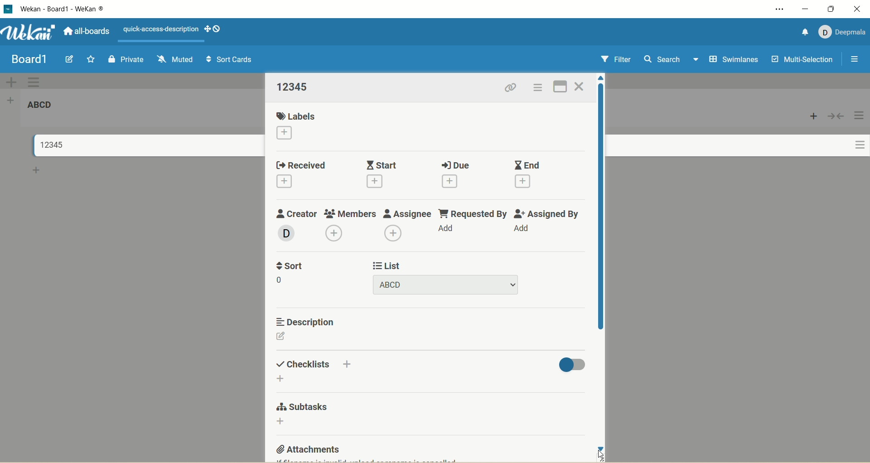  I want to click on maximize, so click(832, 9).